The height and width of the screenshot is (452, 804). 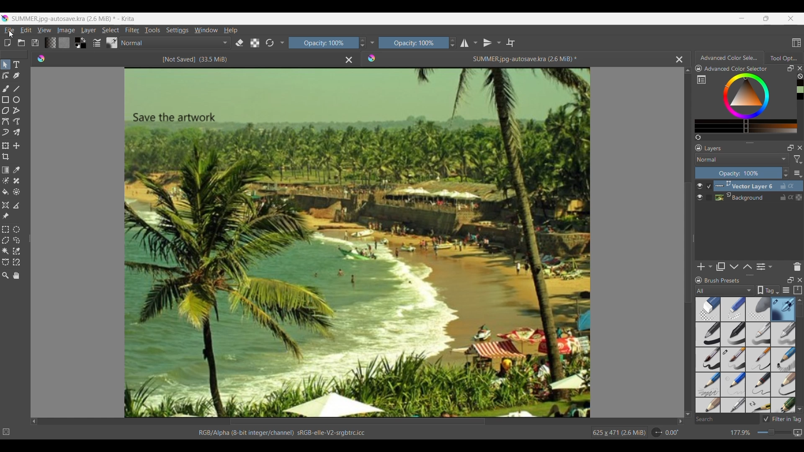 What do you see at coordinates (322, 43) in the screenshot?
I see `Scale to change opacity` at bounding box center [322, 43].